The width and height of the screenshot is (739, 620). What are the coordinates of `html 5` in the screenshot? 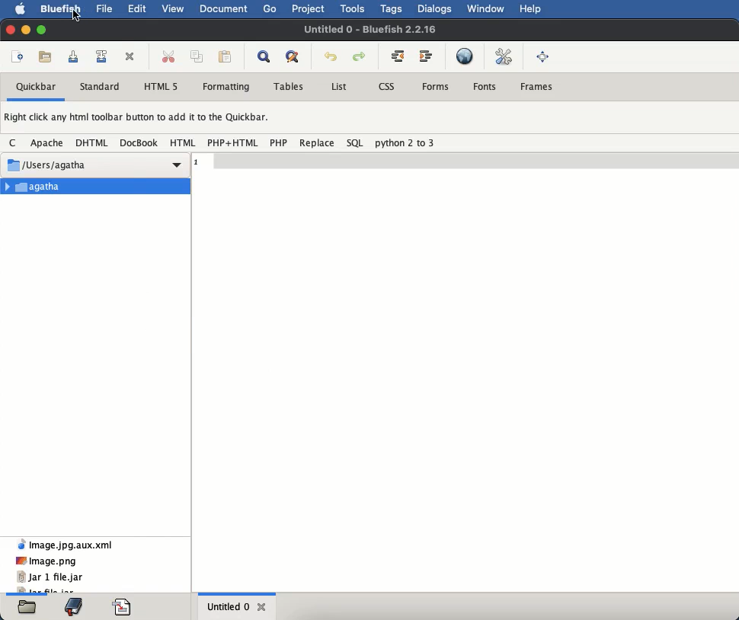 It's located at (162, 87).